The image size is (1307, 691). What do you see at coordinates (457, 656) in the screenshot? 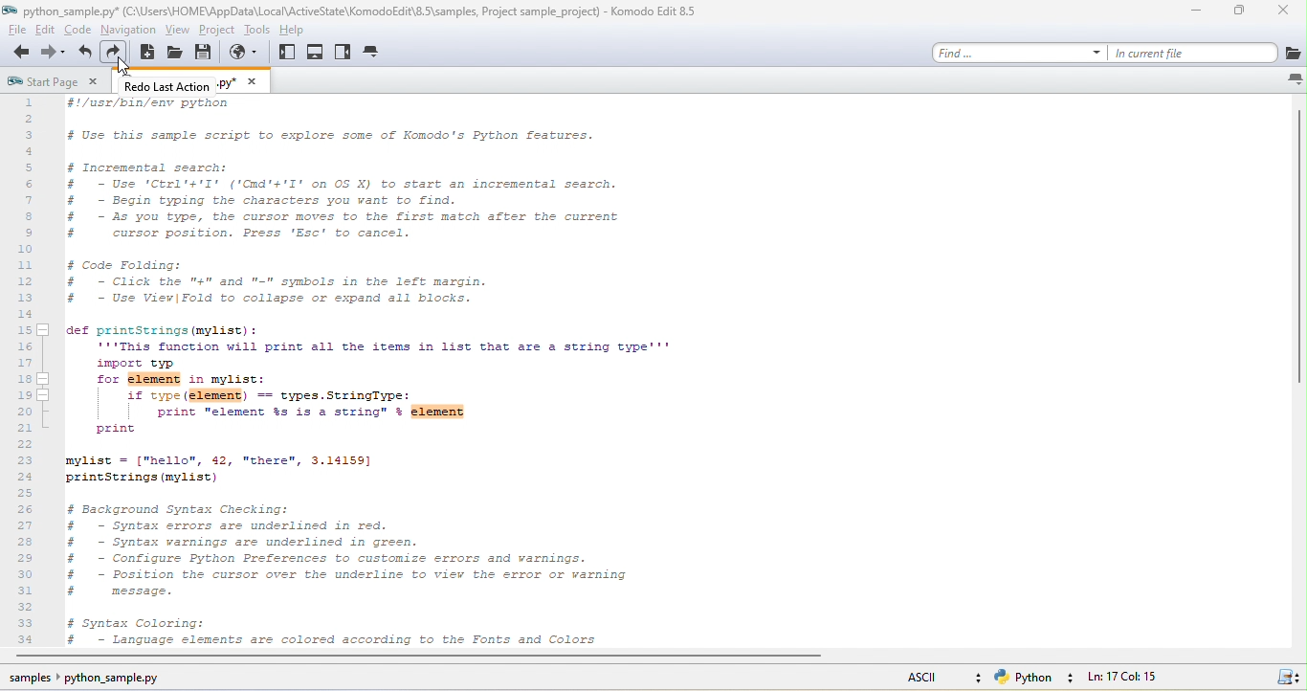
I see `horizontal scroll bar` at bounding box center [457, 656].